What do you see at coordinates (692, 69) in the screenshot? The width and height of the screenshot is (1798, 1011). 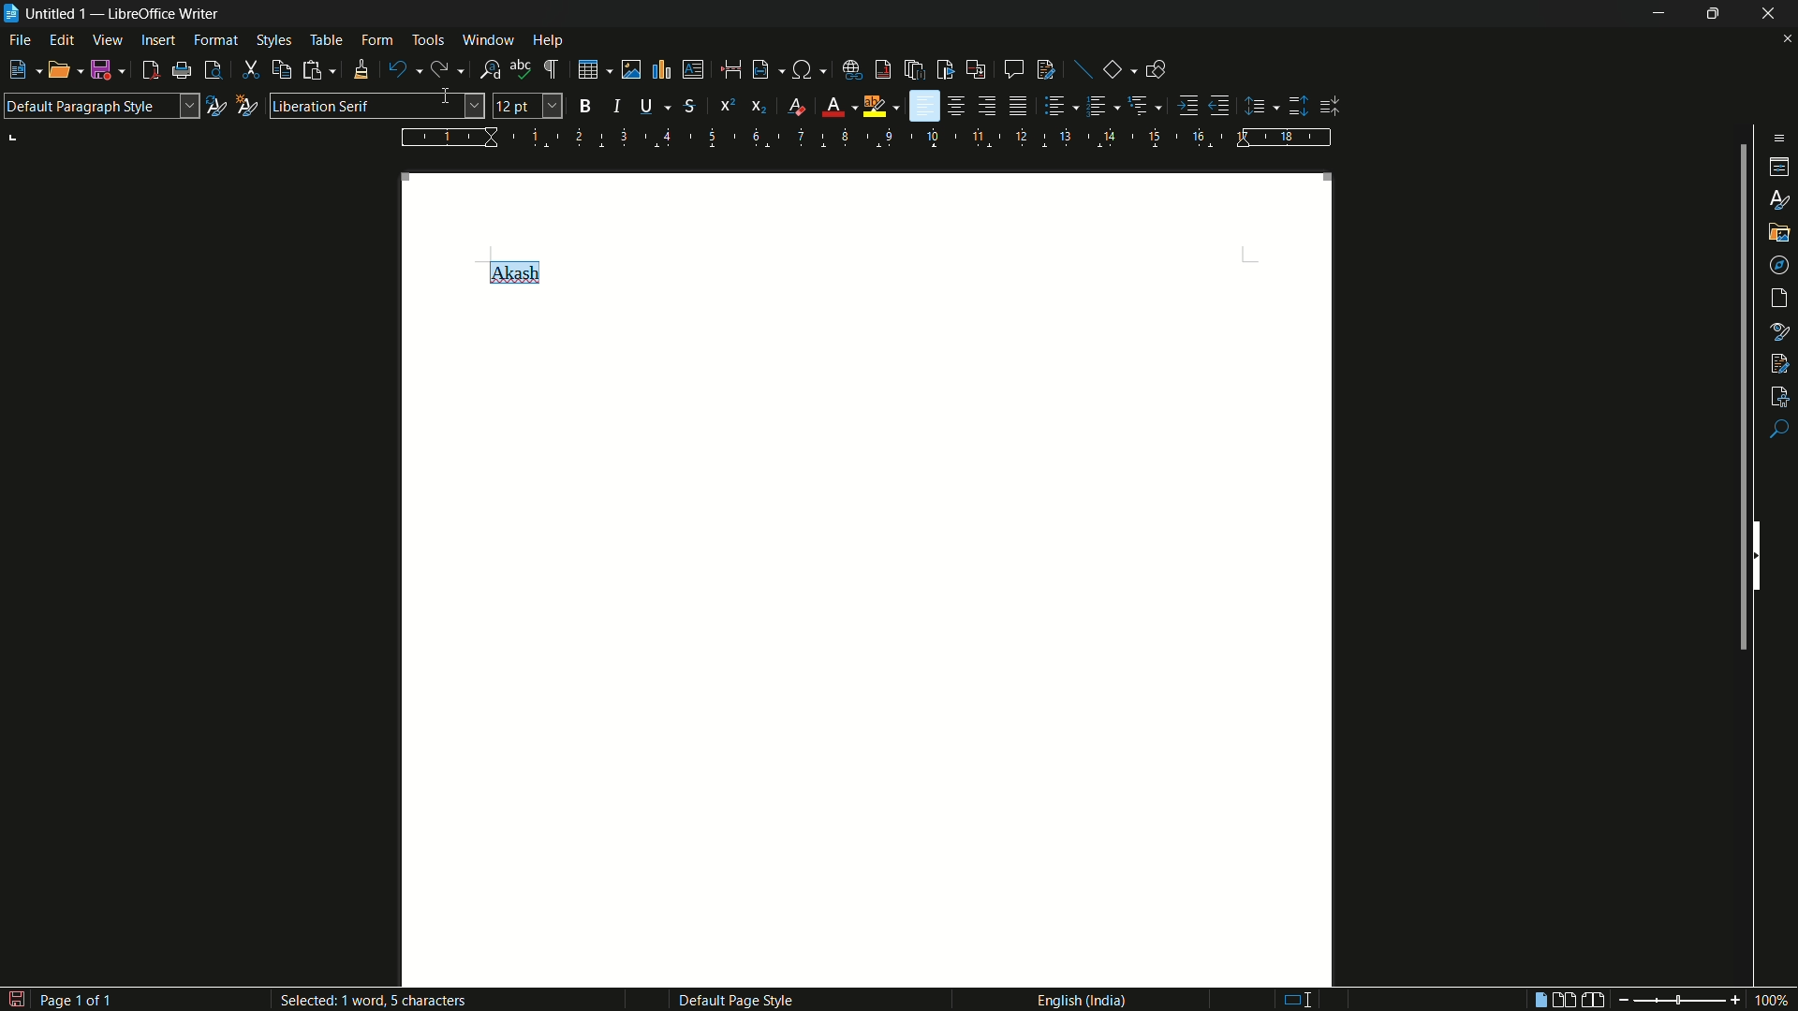 I see `insert text box` at bounding box center [692, 69].